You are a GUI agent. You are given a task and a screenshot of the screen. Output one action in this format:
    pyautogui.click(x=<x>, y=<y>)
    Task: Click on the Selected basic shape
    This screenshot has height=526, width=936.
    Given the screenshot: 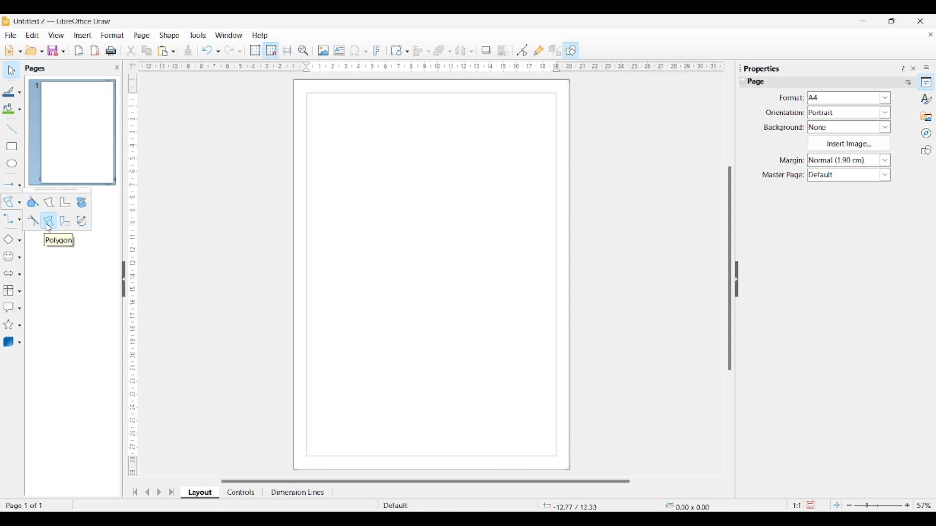 What is the action you would take?
    pyautogui.click(x=8, y=240)
    